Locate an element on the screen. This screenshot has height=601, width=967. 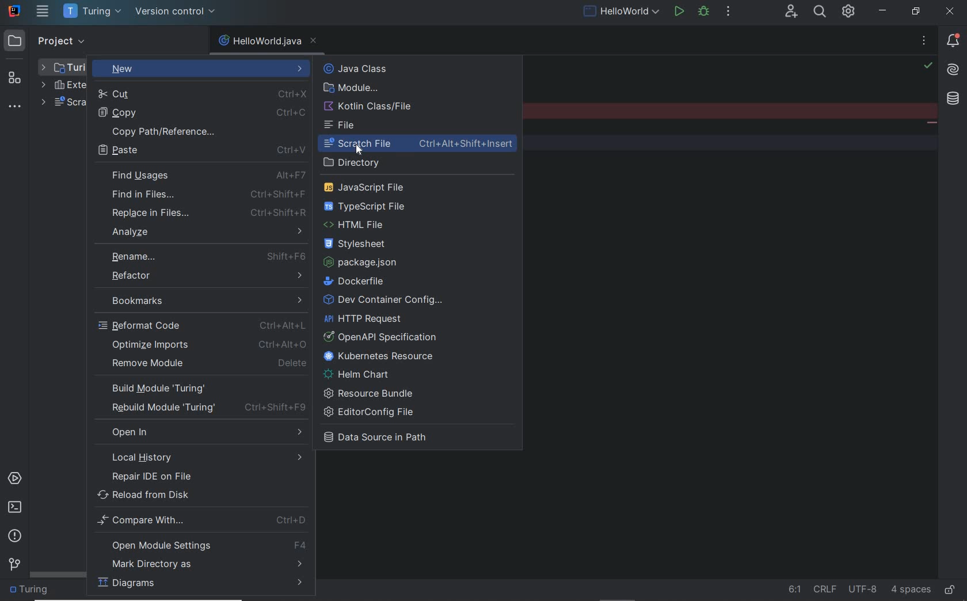
debug is located at coordinates (706, 13).